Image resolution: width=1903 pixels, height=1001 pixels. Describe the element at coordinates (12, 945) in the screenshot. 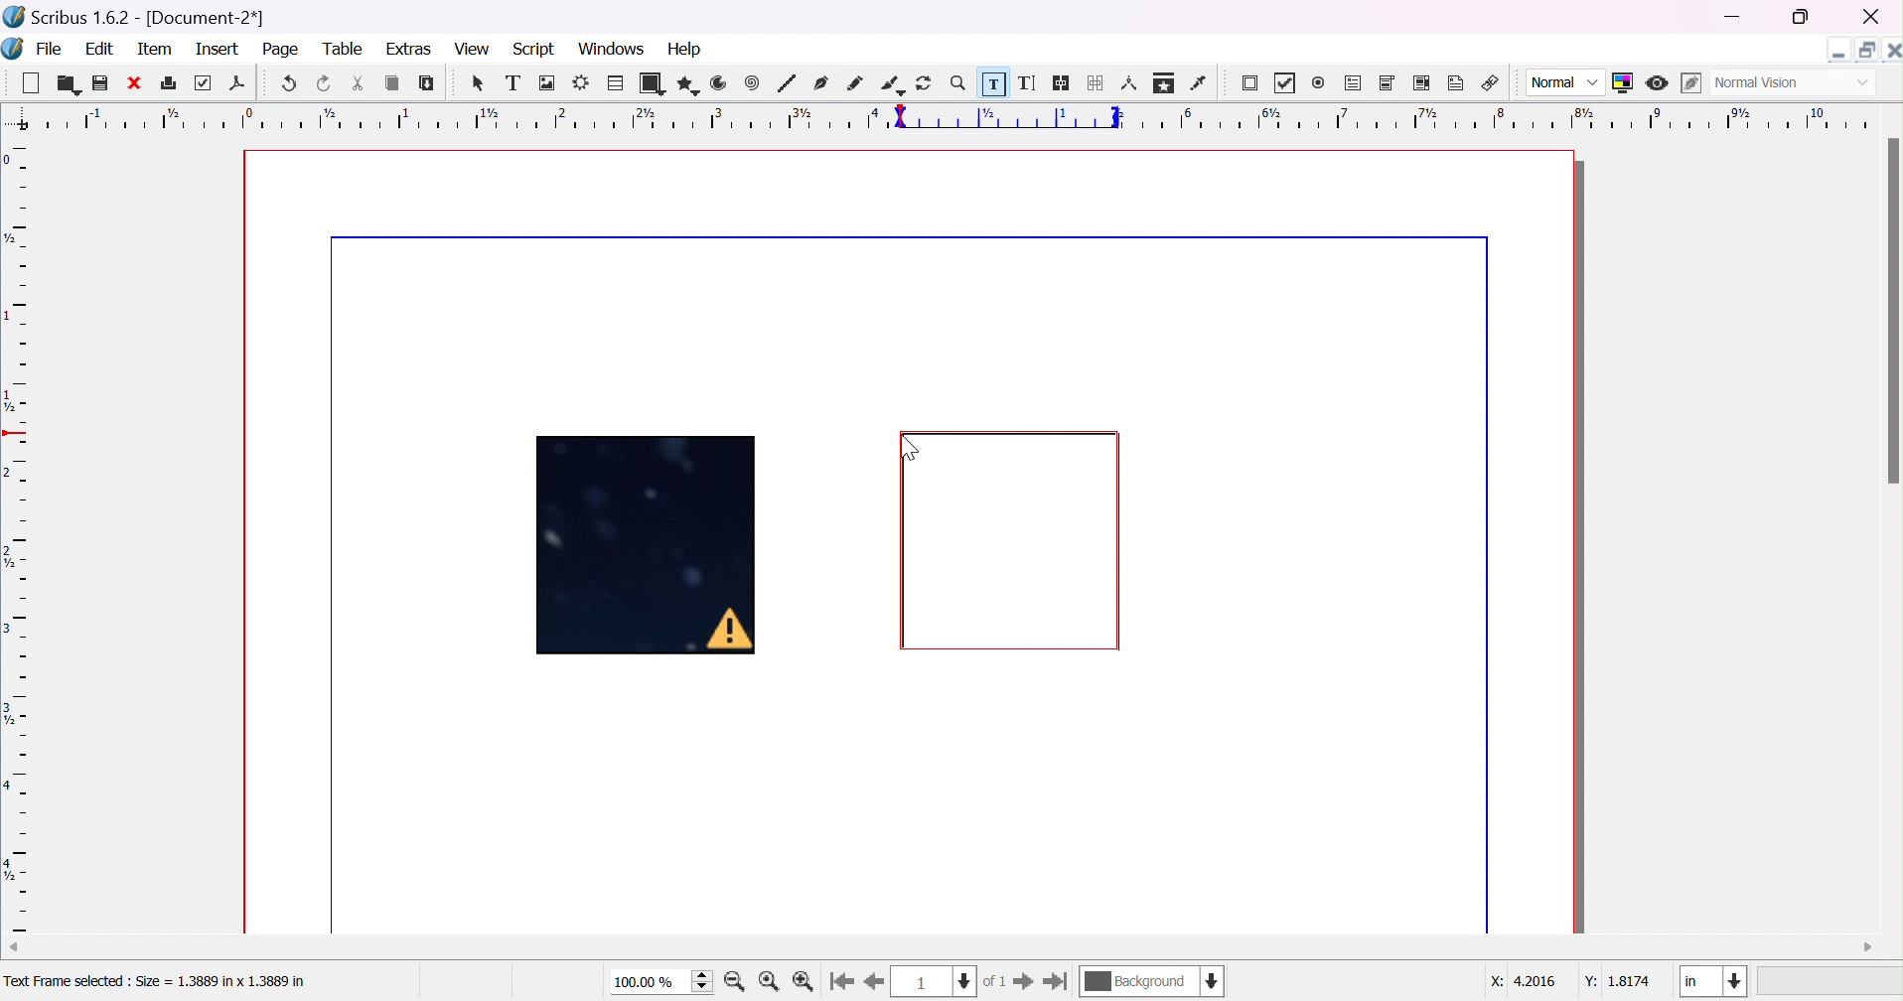

I see `scroll left` at that location.